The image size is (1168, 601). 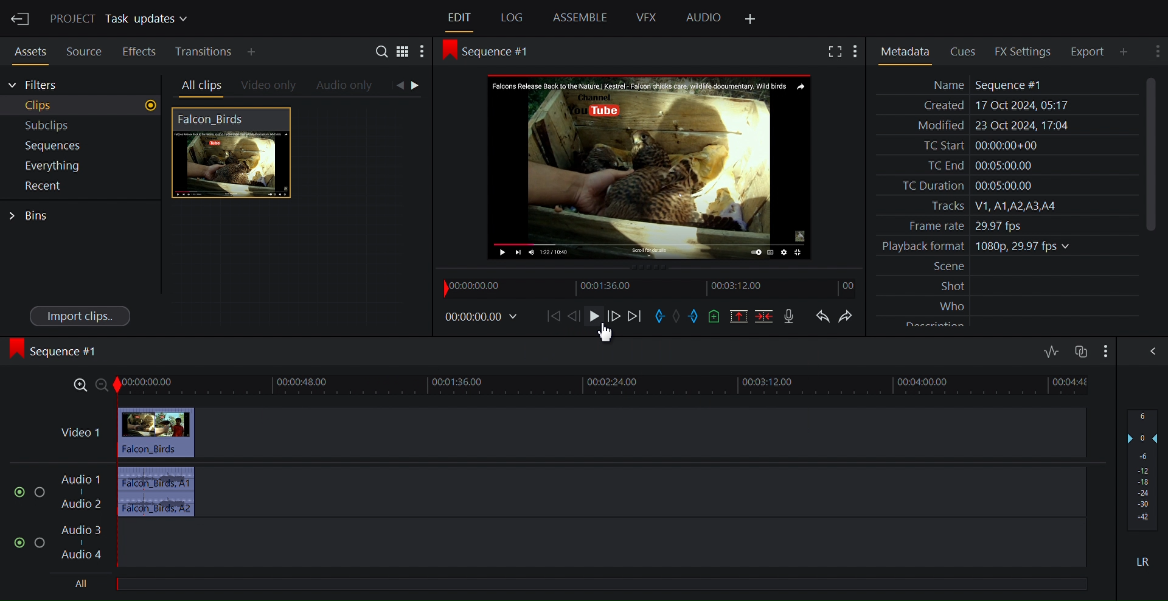 What do you see at coordinates (652, 166) in the screenshot?
I see `Media Viewer` at bounding box center [652, 166].